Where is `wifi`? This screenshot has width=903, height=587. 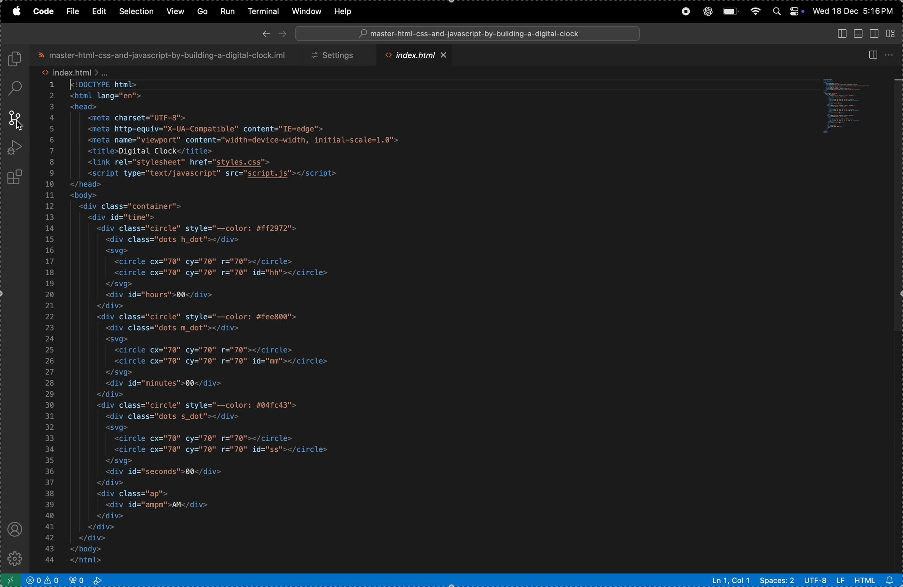
wifi is located at coordinates (754, 12).